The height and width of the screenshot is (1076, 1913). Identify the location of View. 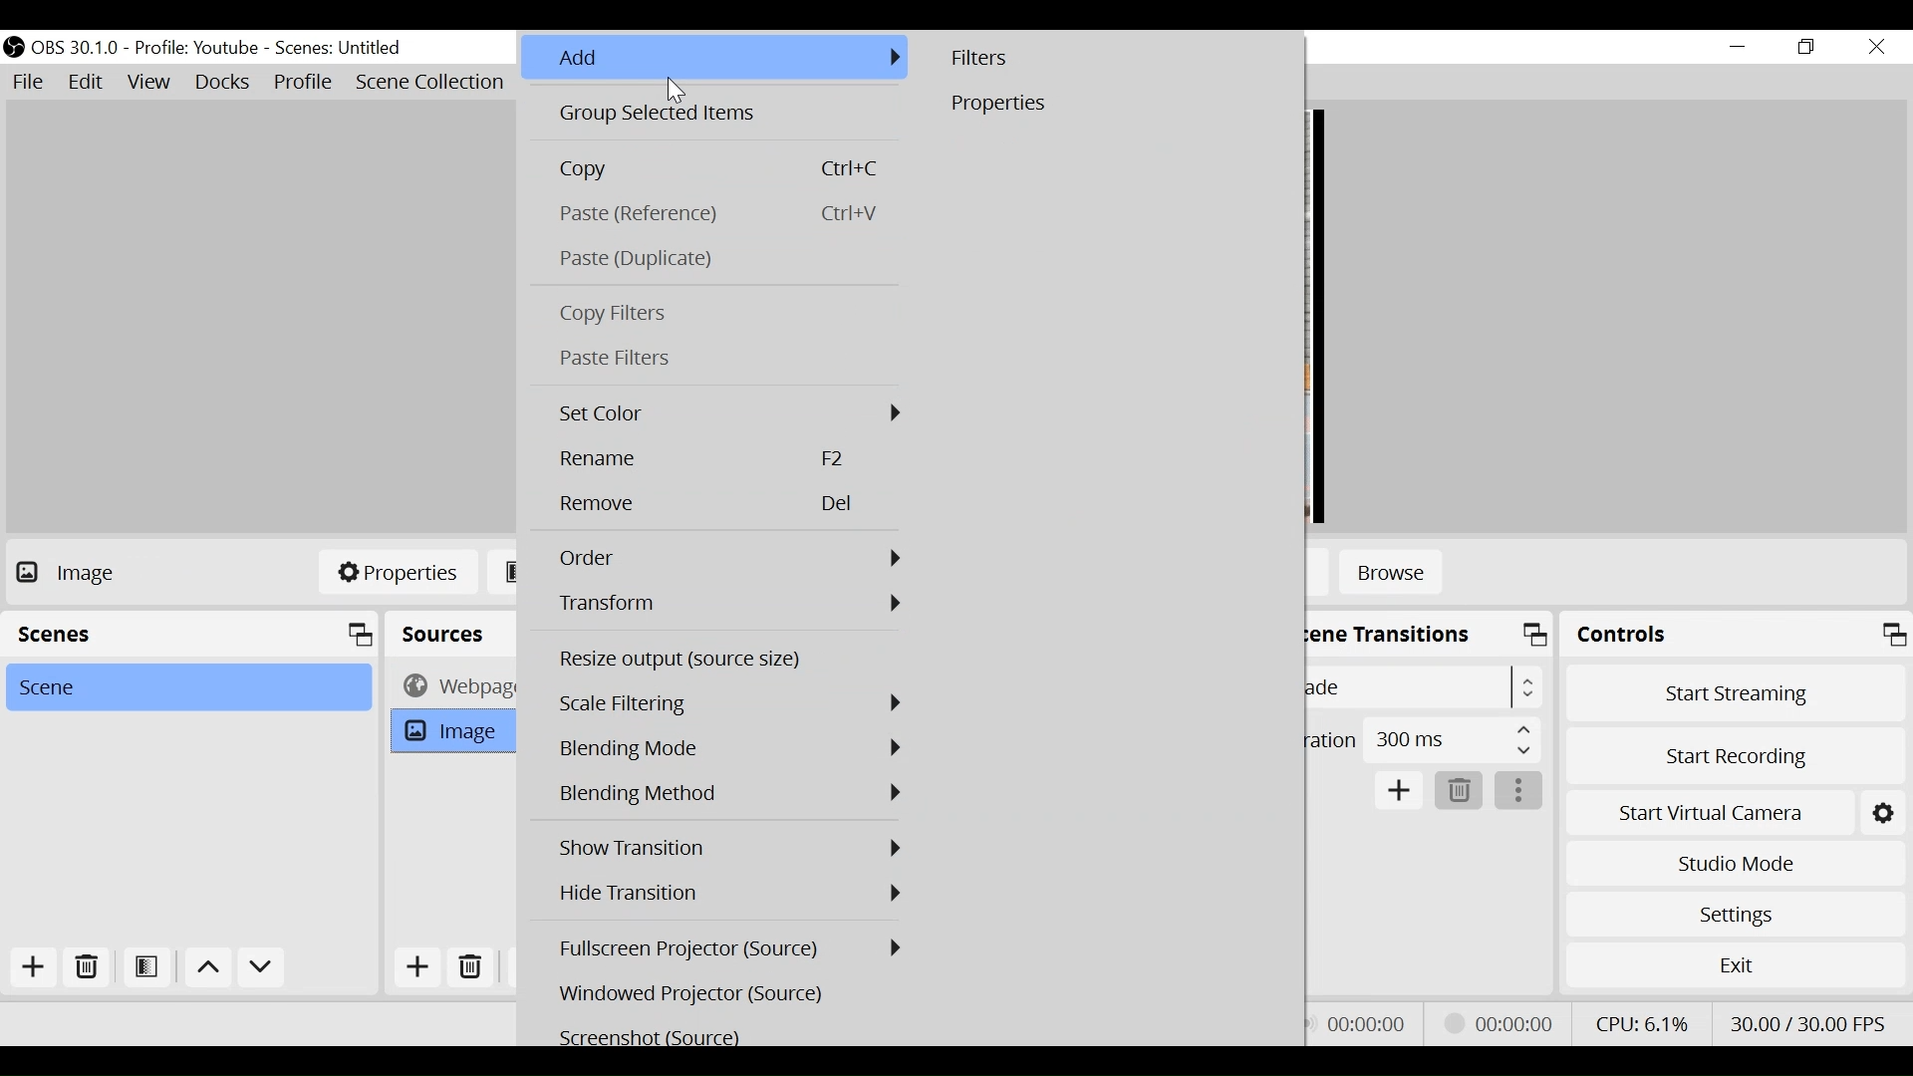
(148, 83).